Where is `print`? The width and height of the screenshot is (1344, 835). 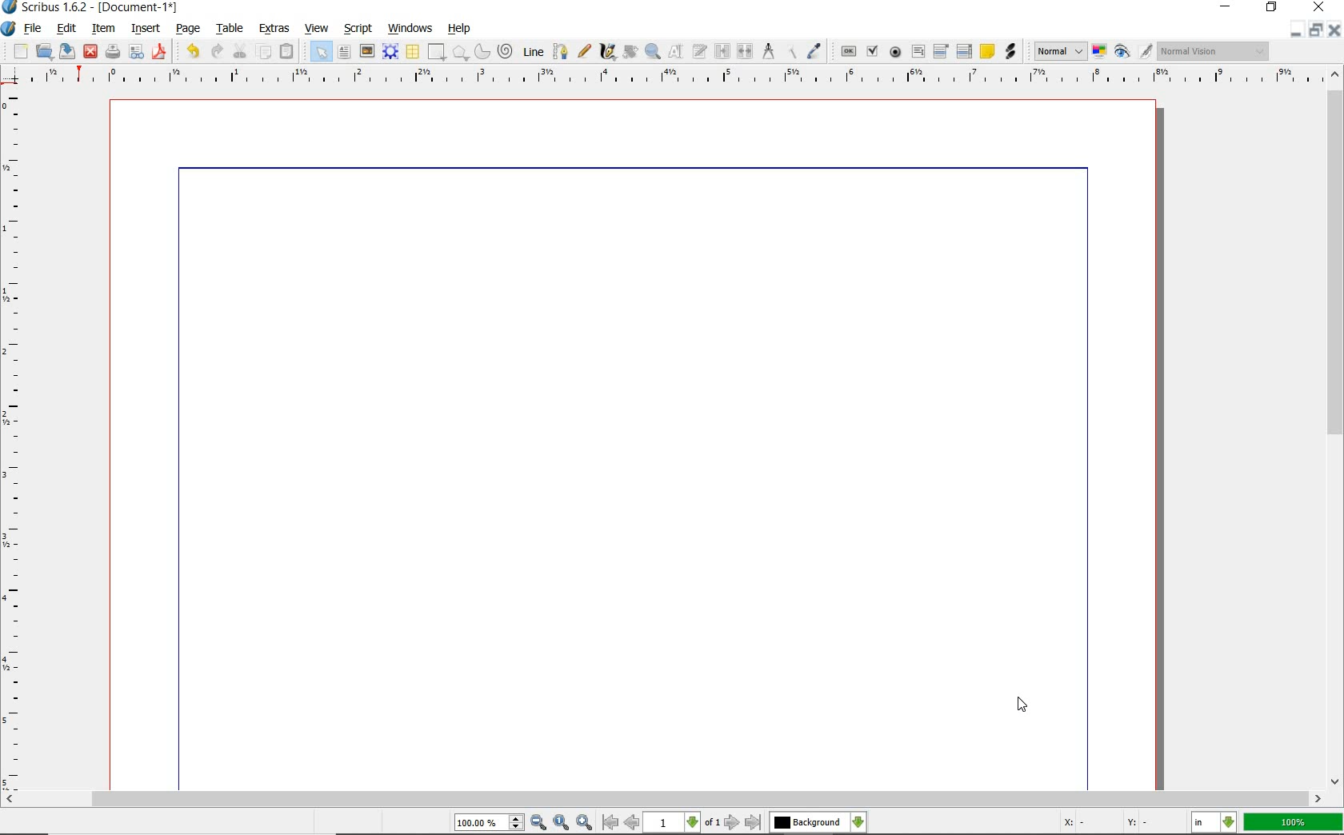 print is located at coordinates (113, 53).